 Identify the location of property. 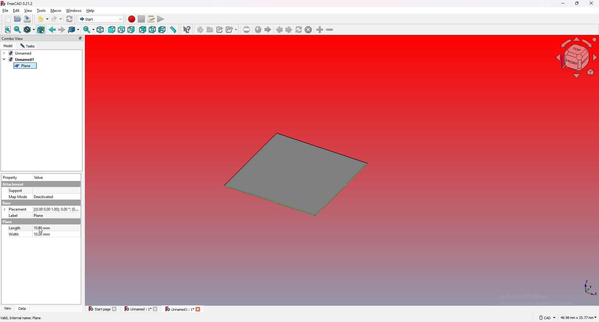
(10, 178).